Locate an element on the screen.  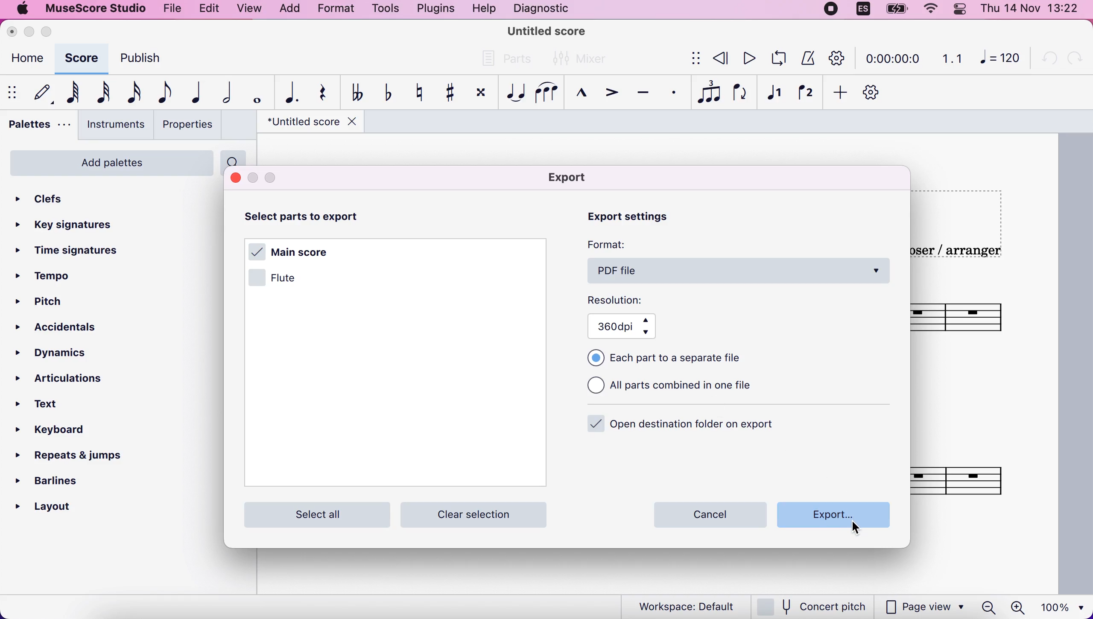
select all is located at coordinates (314, 513).